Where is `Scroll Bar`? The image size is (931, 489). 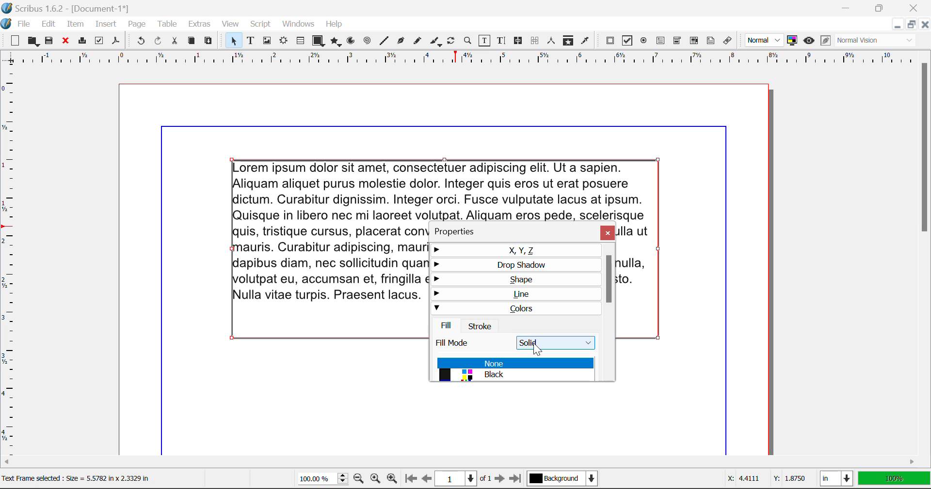
Scroll Bar is located at coordinates (611, 312).